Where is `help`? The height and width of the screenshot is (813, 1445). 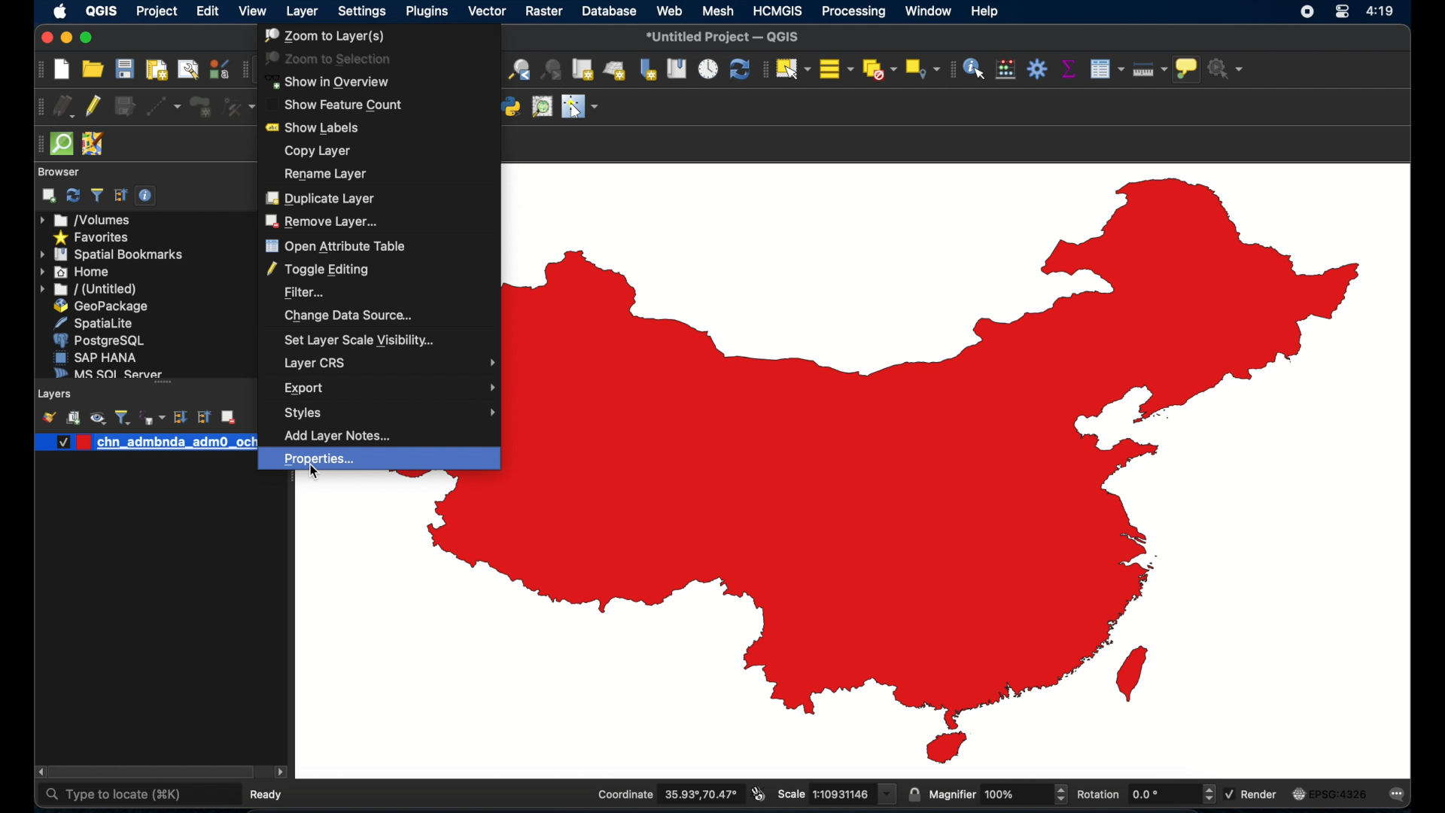 help is located at coordinates (987, 11).